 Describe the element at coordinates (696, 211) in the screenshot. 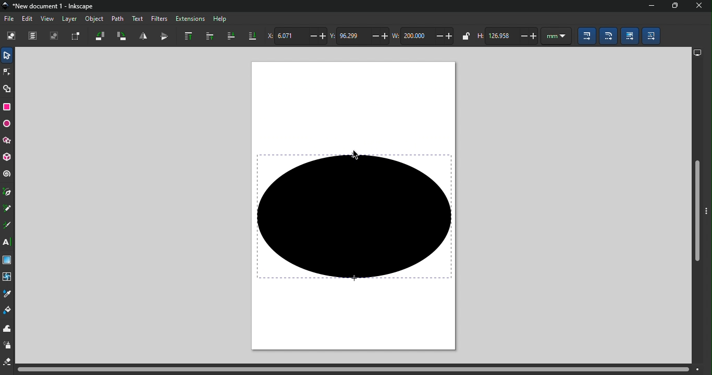

I see `Vertical scroll bar` at that location.